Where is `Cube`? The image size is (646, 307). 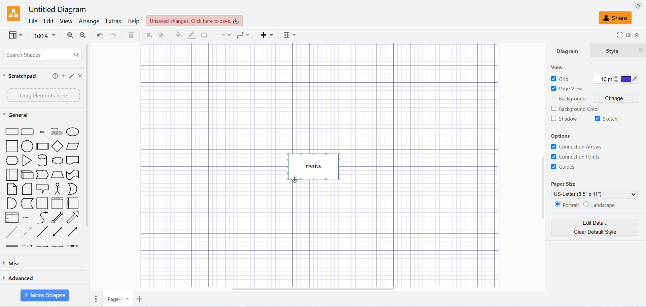 Cube is located at coordinates (27, 175).